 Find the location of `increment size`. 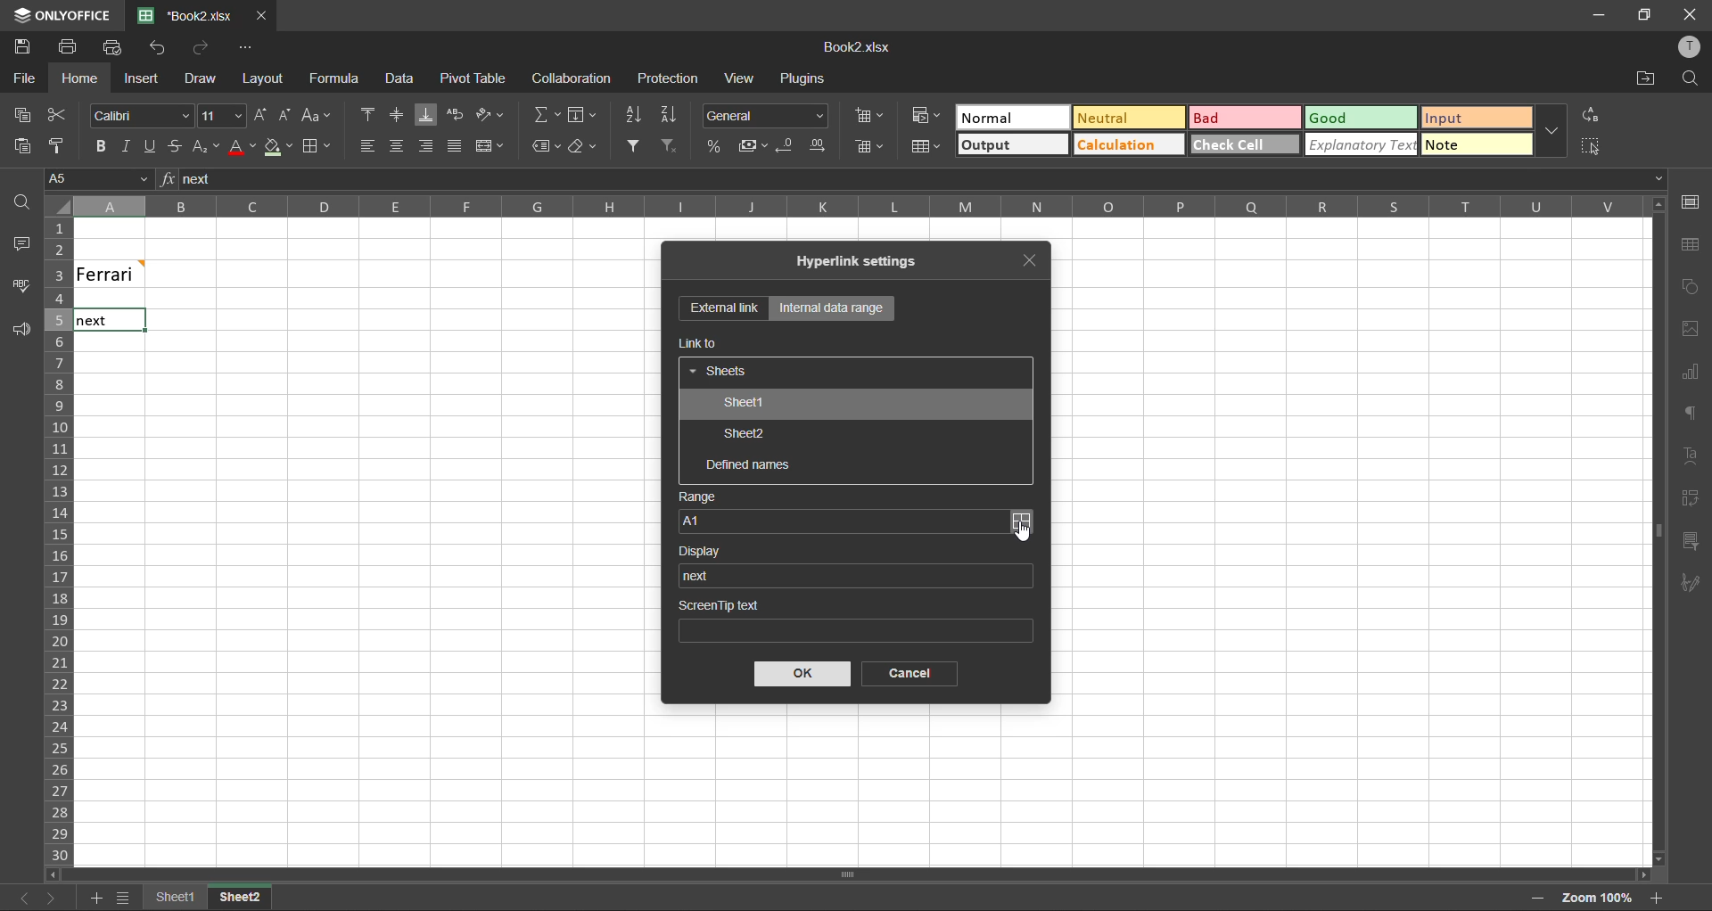

increment size is located at coordinates (259, 116).